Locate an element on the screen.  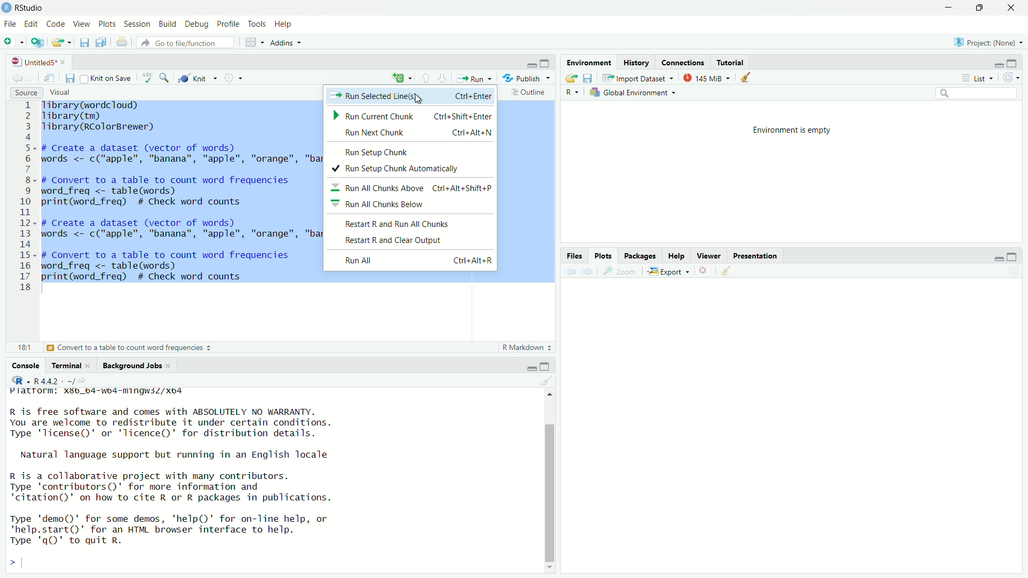
Tutorial is located at coordinates (731, 62).